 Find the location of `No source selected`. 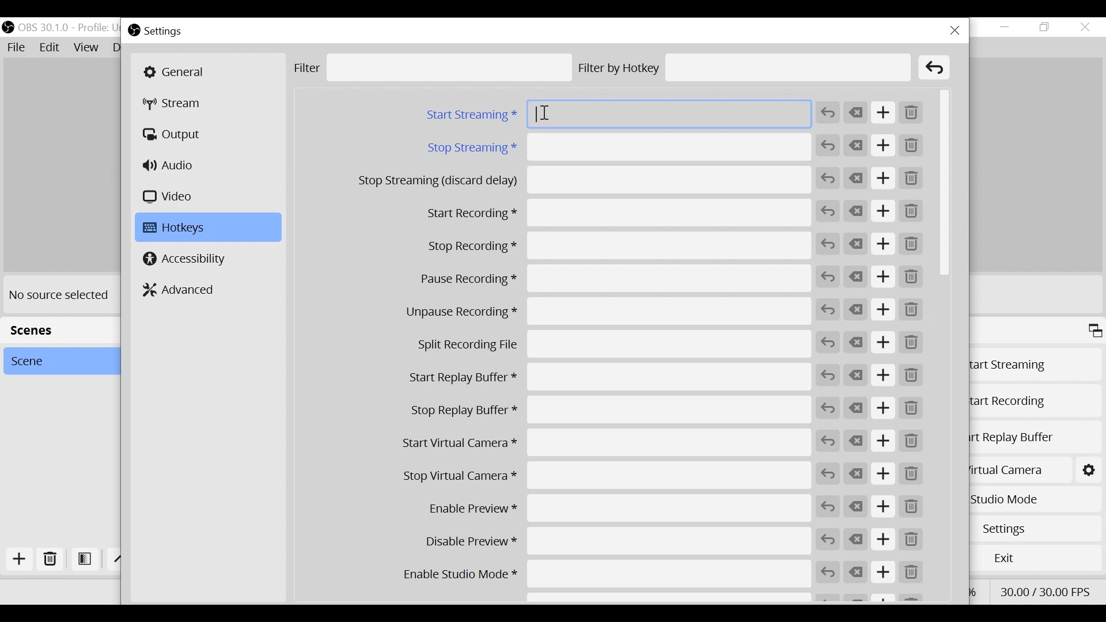

No source selected is located at coordinates (59, 294).